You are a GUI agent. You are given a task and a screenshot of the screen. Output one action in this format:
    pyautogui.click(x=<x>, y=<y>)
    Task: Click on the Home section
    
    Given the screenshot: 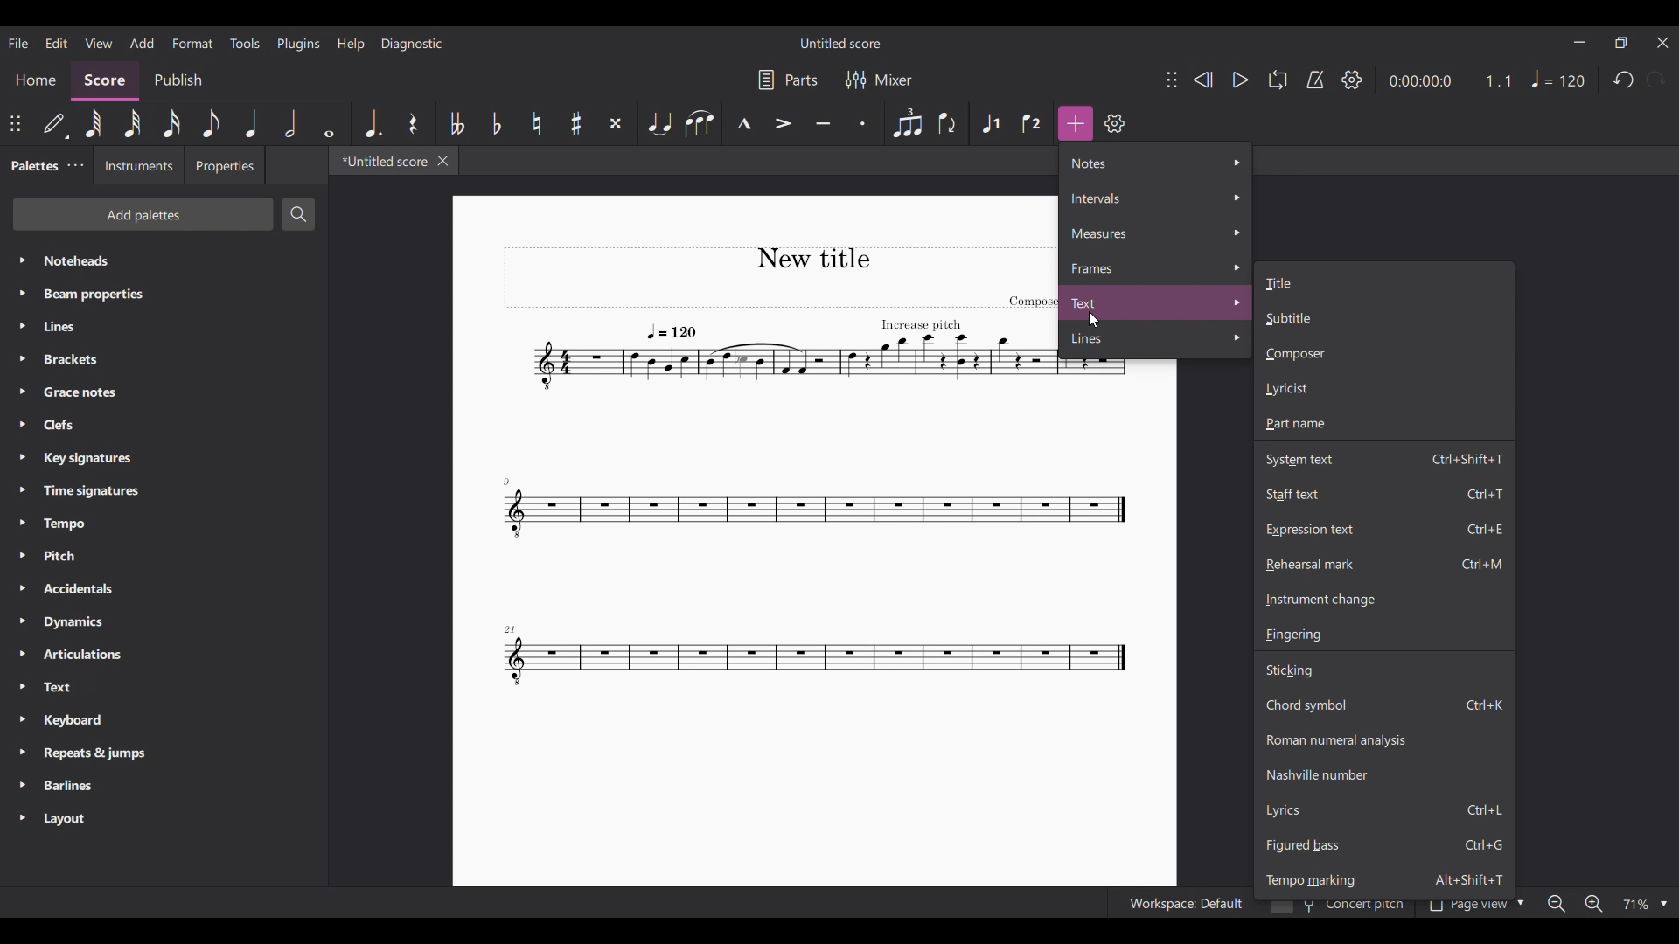 What is the action you would take?
    pyautogui.click(x=35, y=80)
    